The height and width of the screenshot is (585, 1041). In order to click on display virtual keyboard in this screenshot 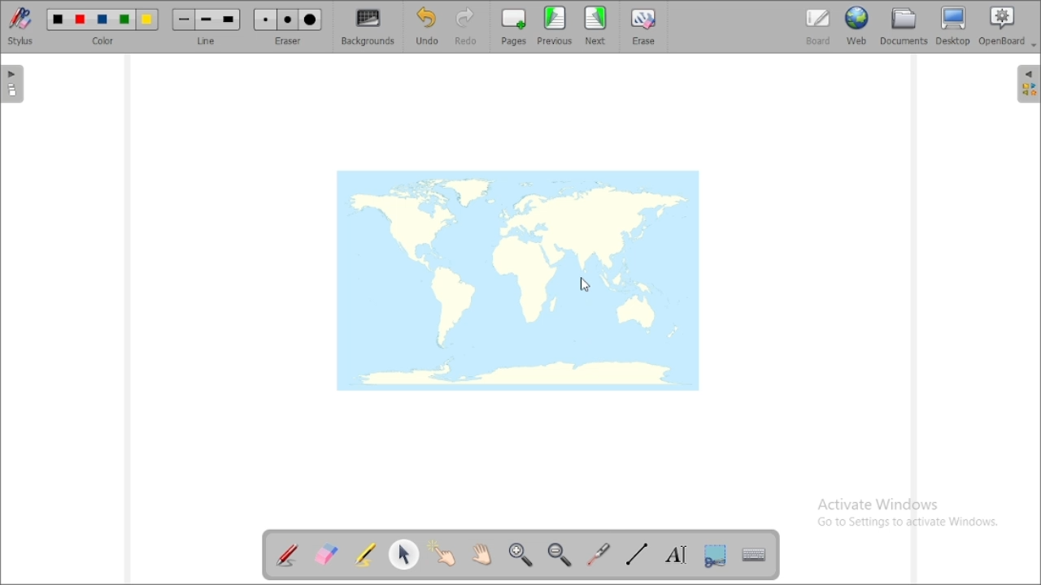, I will do `click(755, 554)`.